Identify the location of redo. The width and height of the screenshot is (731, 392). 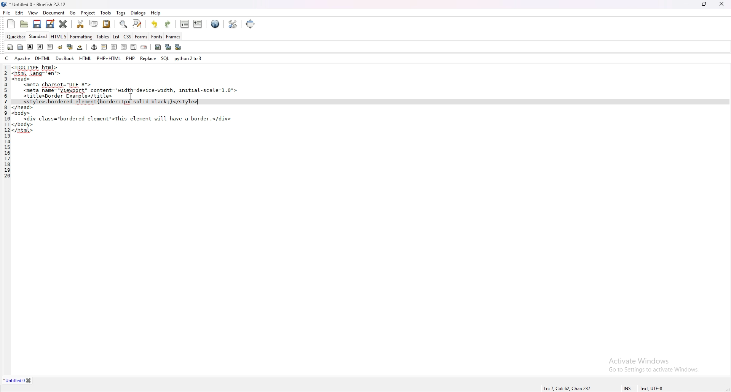
(167, 24).